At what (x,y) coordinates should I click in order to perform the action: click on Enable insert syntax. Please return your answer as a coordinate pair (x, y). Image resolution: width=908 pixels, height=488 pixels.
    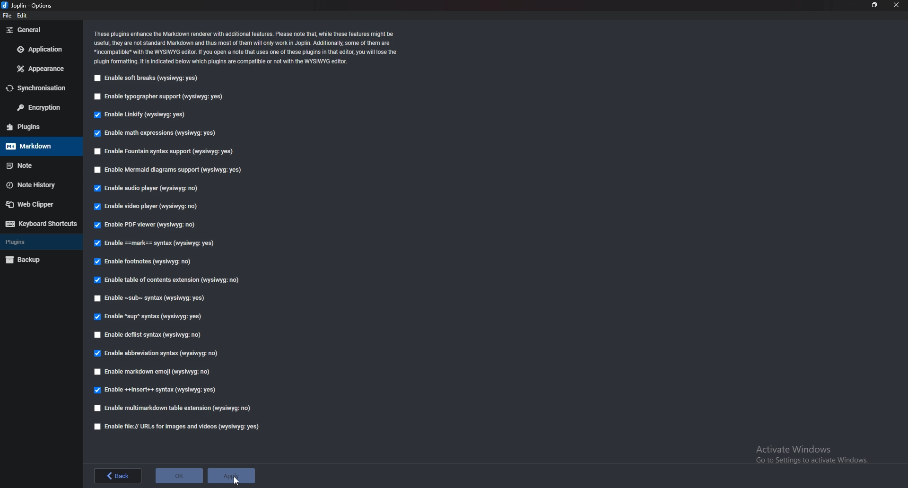
    Looking at the image, I should click on (160, 390).